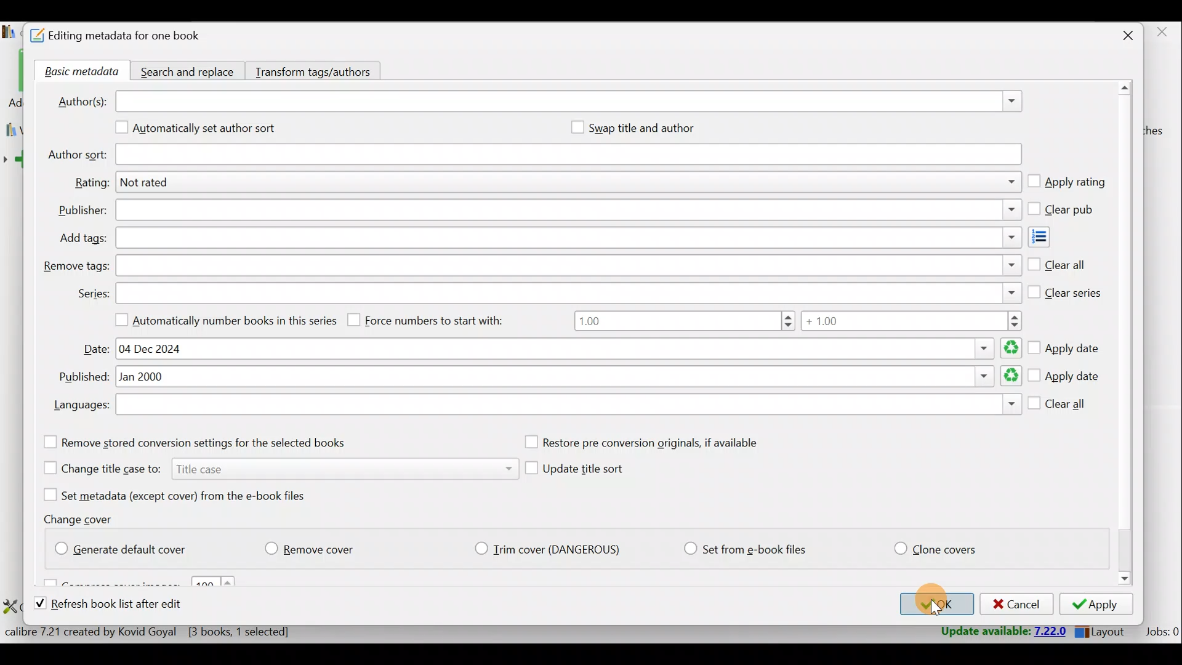 The width and height of the screenshot is (1182, 665). What do you see at coordinates (569, 292) in the screenshot?
I see `Series` at bounding box center [569, 292].